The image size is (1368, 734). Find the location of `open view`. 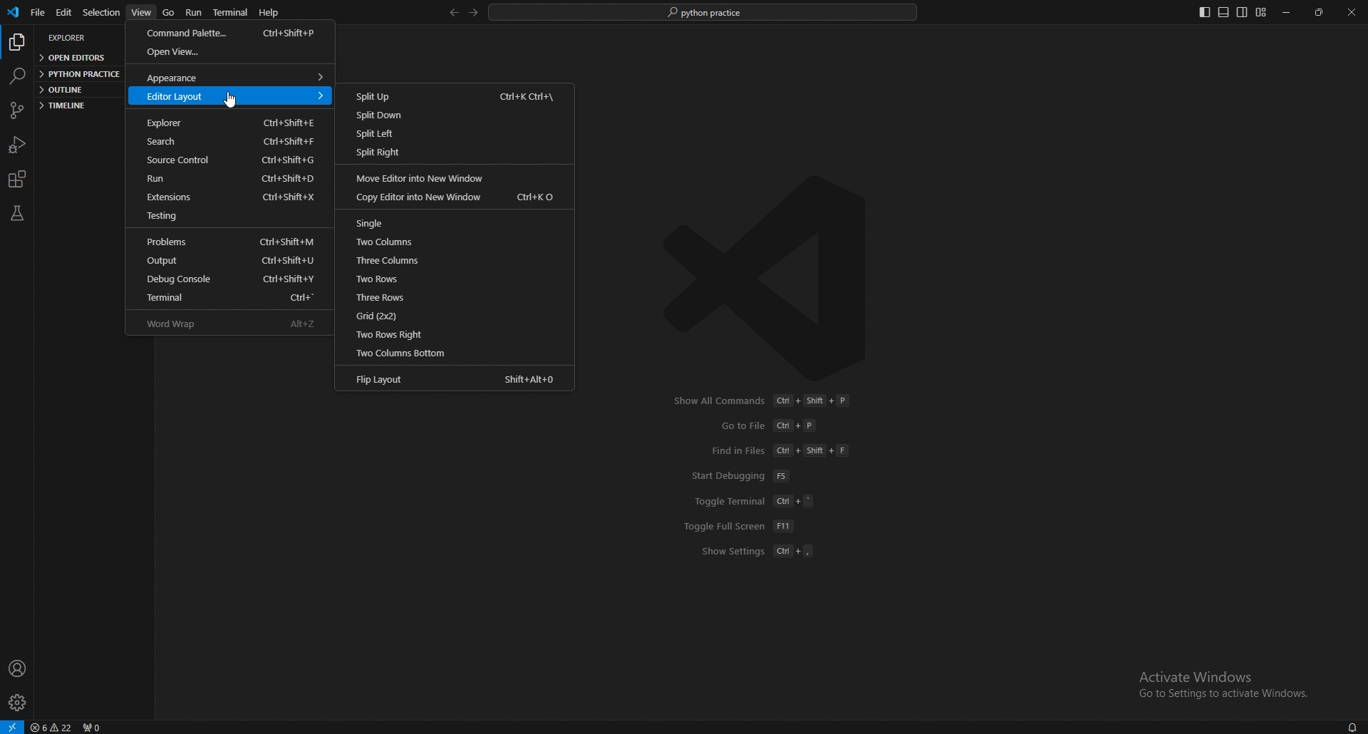

open view is located at coordinates (226, 53).